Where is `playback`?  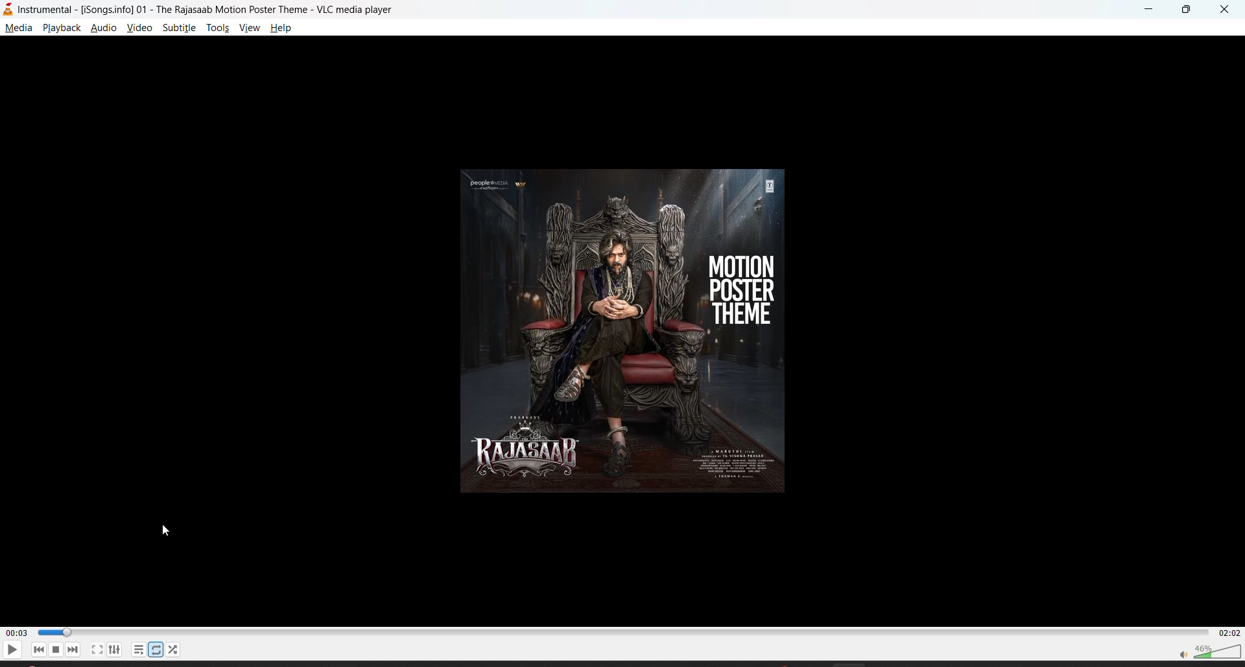 playback is located at coordinates (60, 28).